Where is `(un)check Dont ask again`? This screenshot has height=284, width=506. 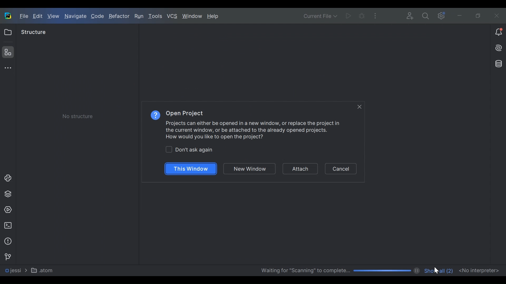 (un)check Dont ask again is located at coordinates (189, 150).